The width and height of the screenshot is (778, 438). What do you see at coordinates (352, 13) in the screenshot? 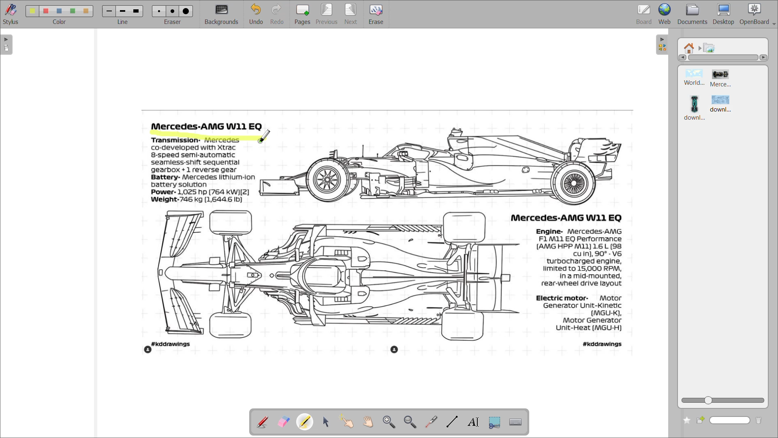
I see `next` at bounding box center [352, 13].